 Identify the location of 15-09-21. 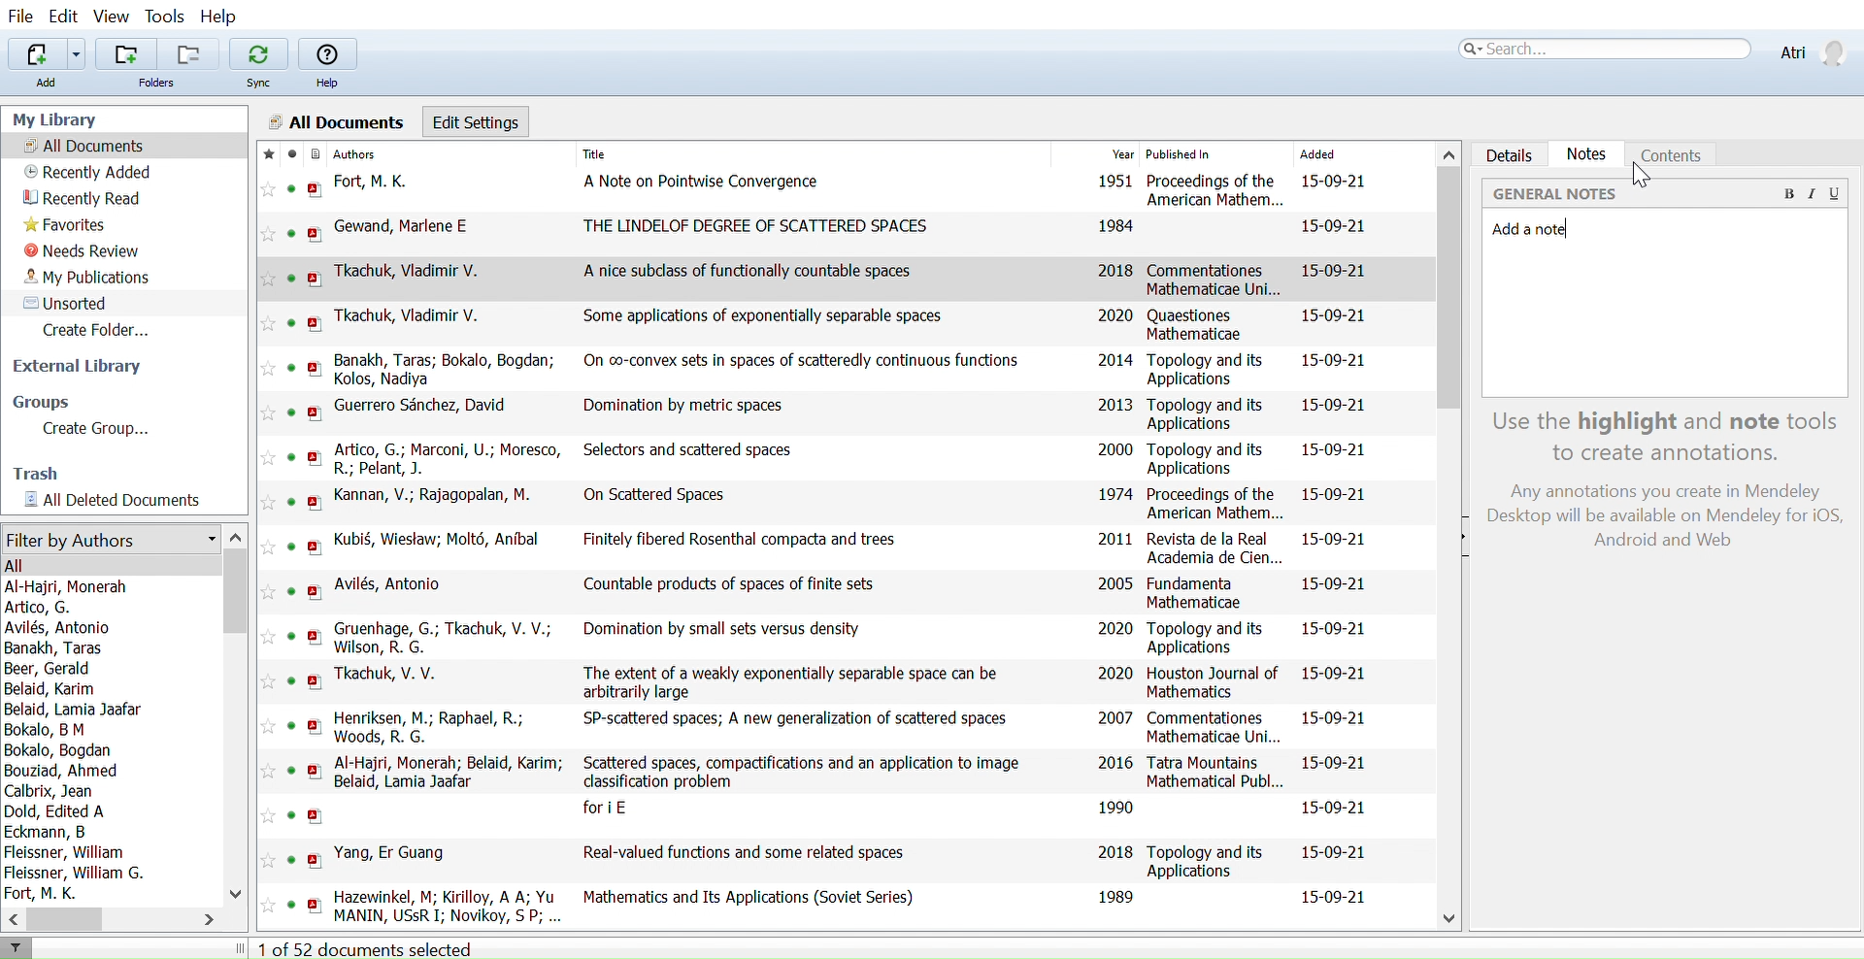
(1339, 897).